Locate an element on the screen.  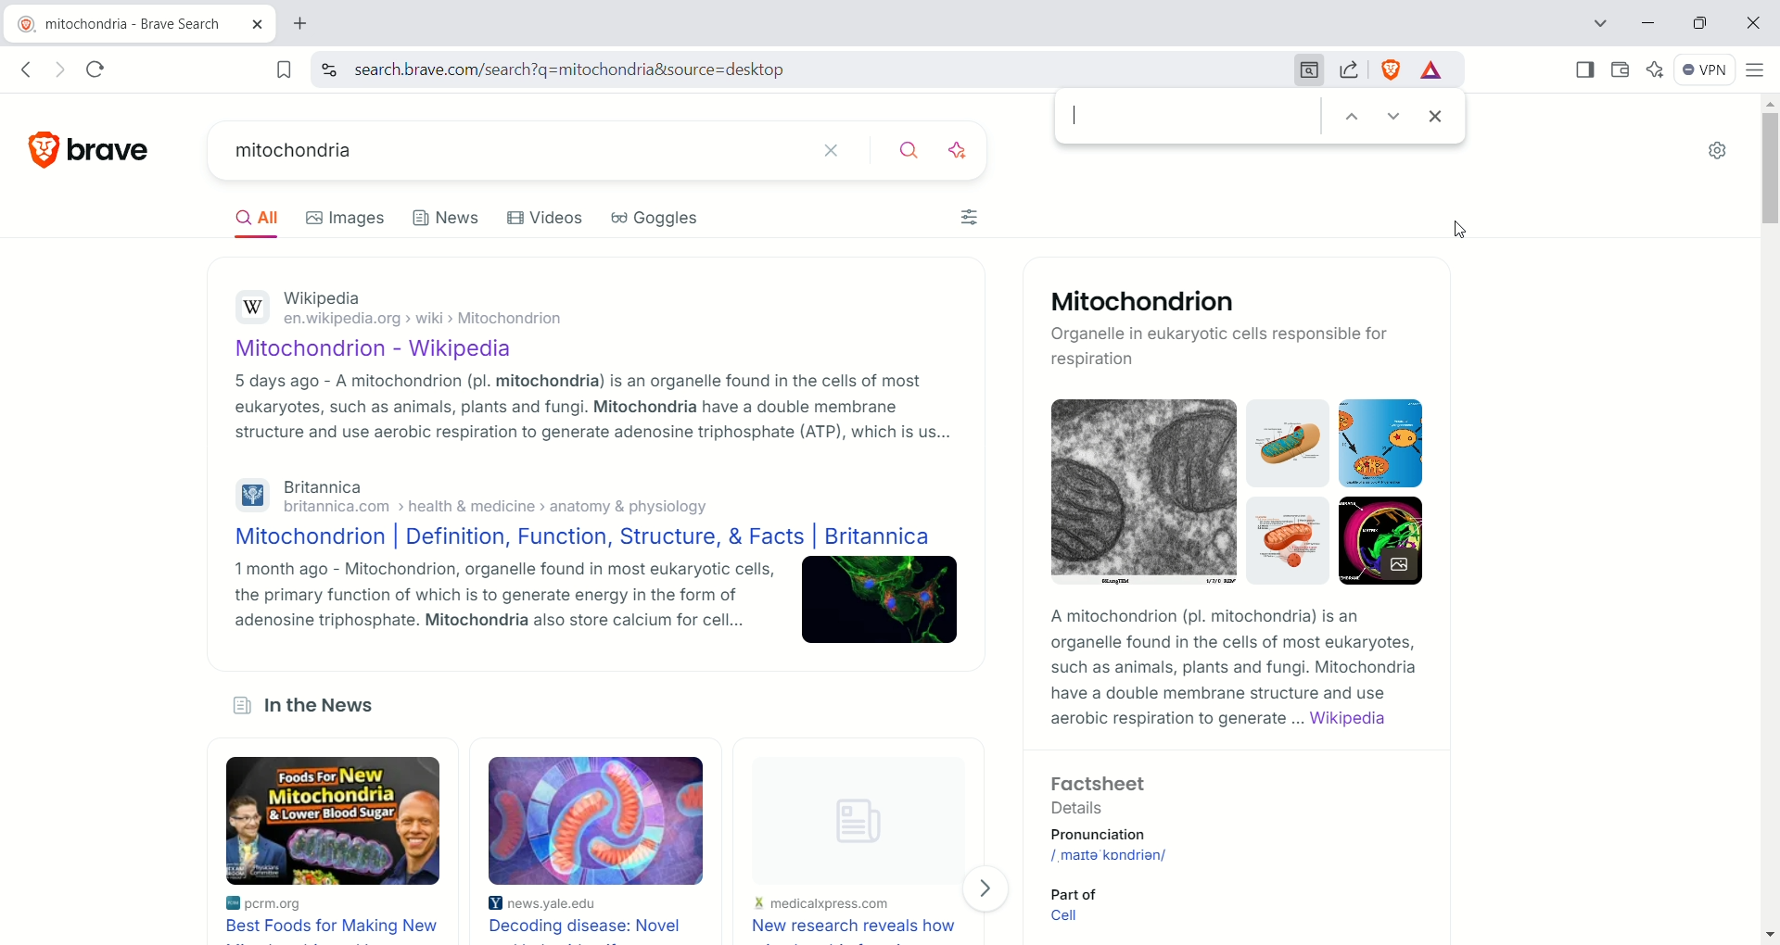
aerobic respiration to generate ... is located at coordinates (1178, 720).